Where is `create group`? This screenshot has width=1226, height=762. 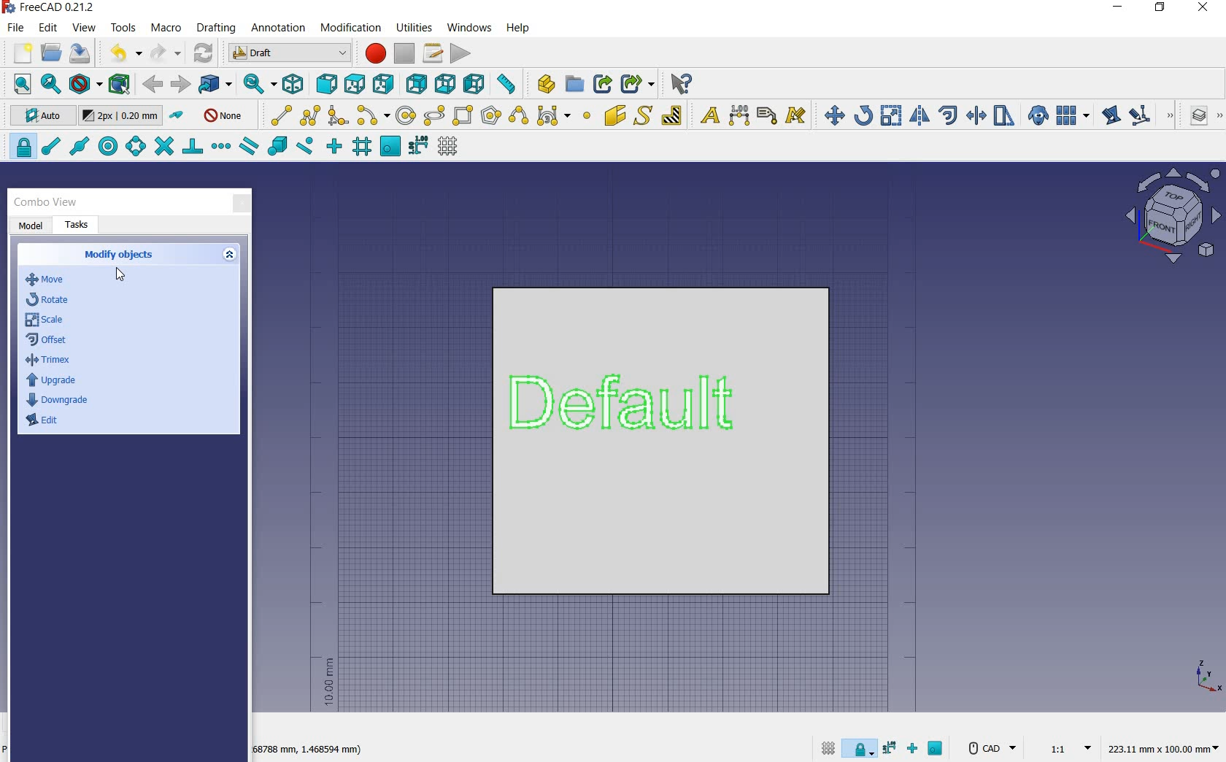
create group is located at coordinates (574, 84).